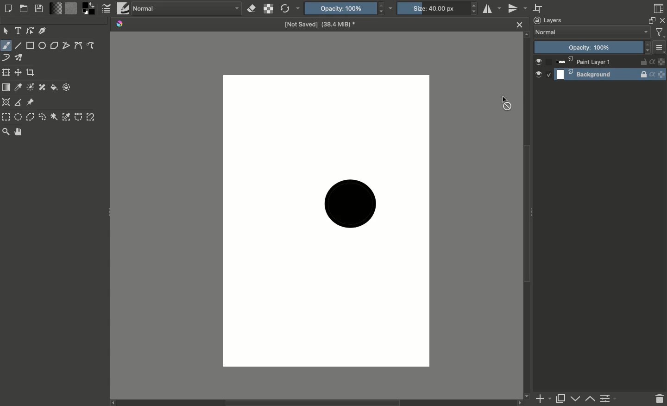  I want to click on Rectangle , so click(30, 45).